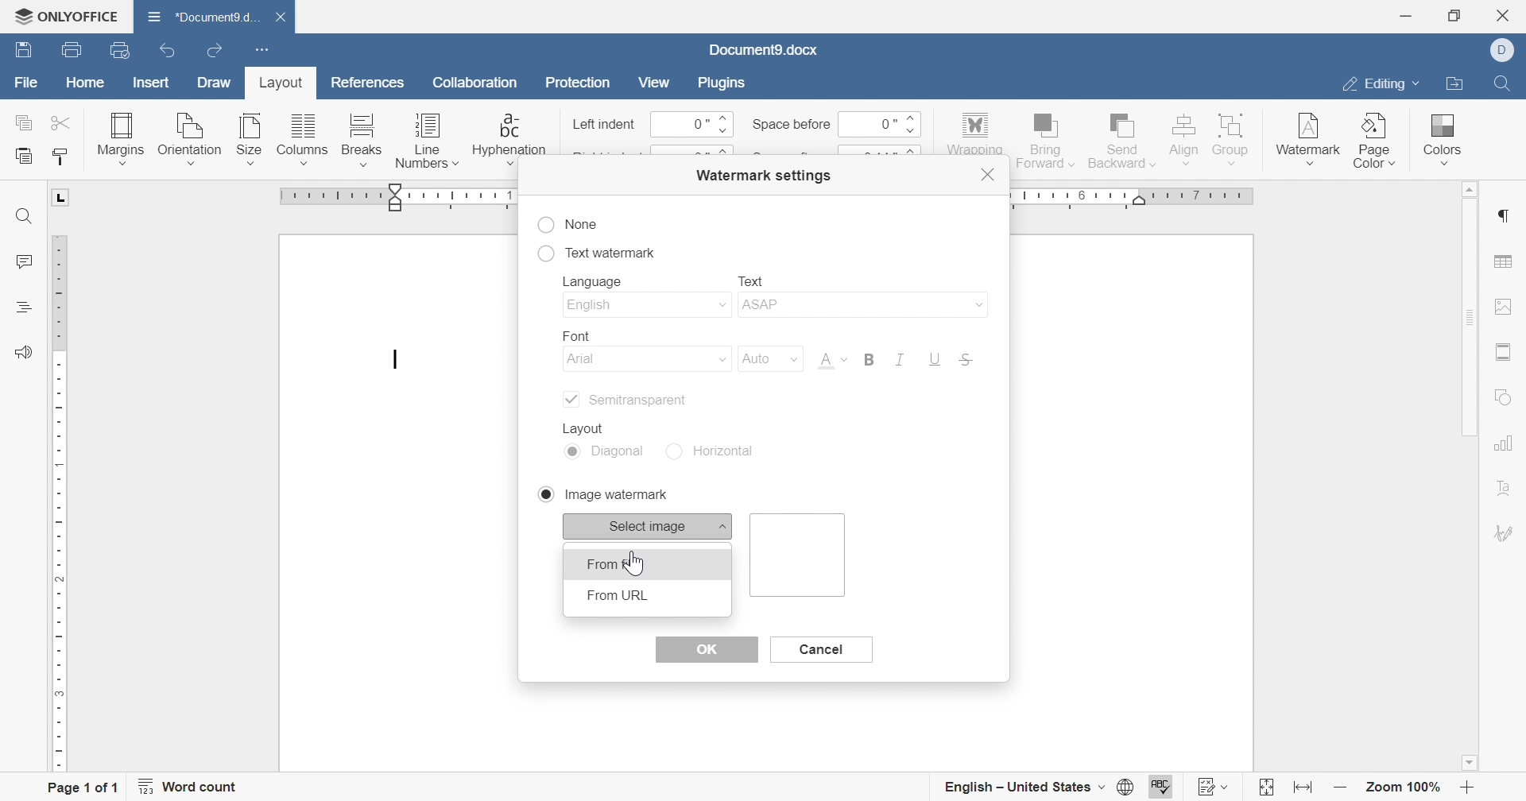  What do you see at coordinates (1501, 81) in the screenshot?
I see `find` at bounding box center [1501, 81].